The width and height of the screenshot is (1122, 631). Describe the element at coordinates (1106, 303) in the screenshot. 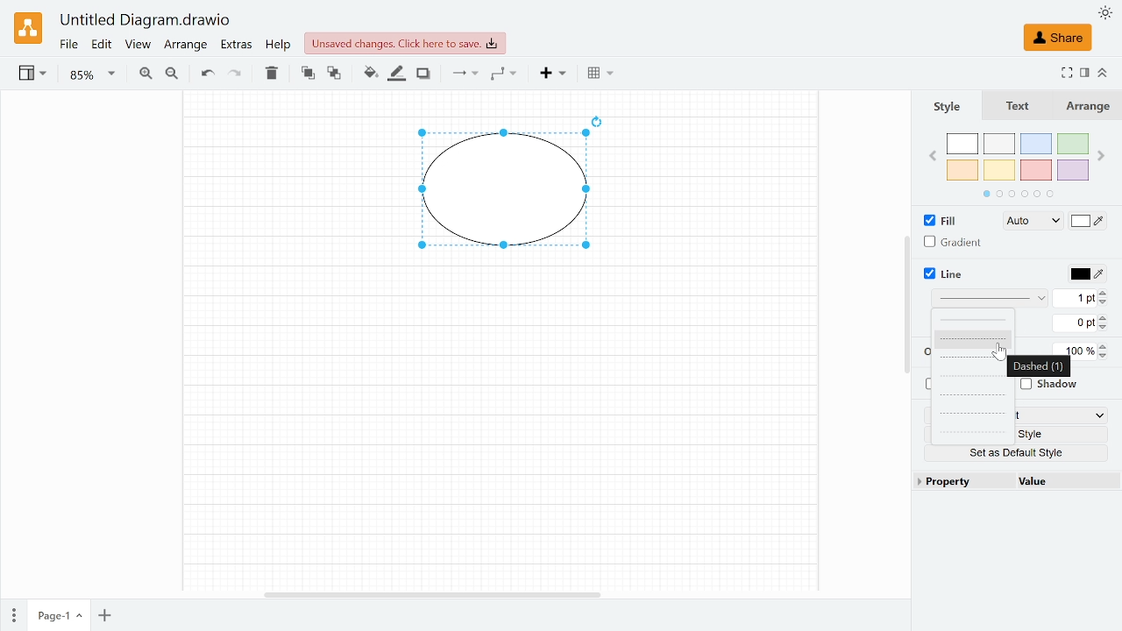

I see `Decrease line width` at that location.